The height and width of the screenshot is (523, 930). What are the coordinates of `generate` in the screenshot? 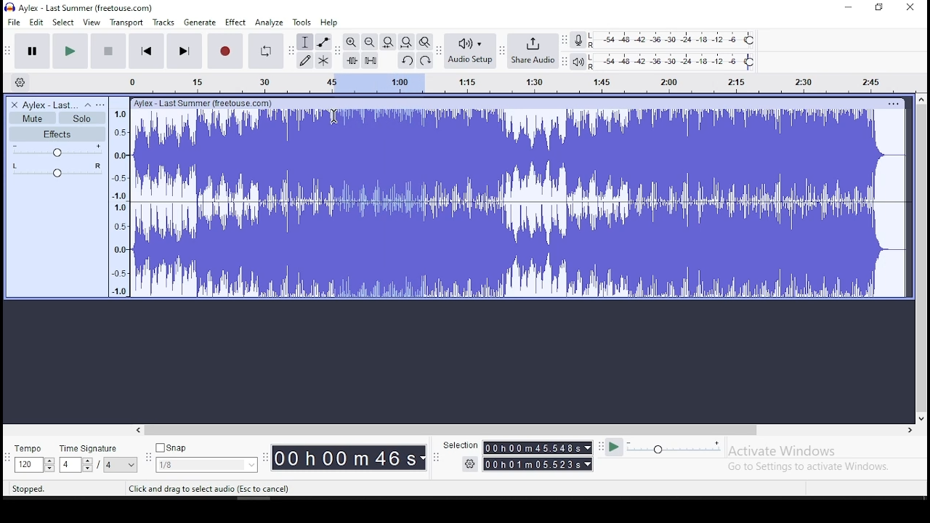 It's located at (201, 23).